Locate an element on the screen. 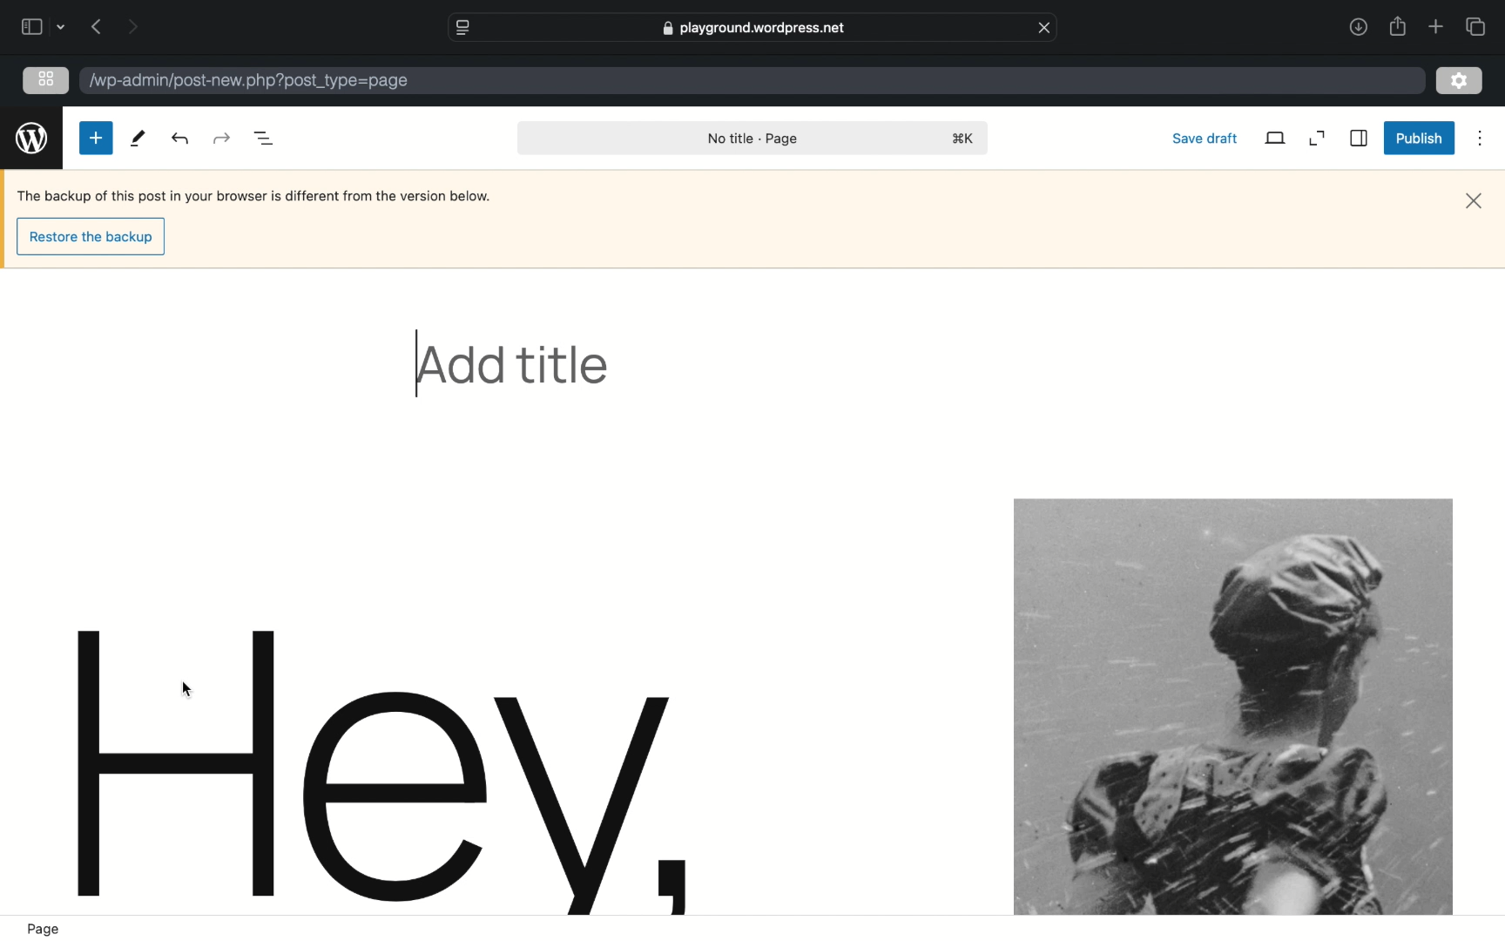 This screenshot has width=1505, height=941. previous page is located at coordinates (97, 28).